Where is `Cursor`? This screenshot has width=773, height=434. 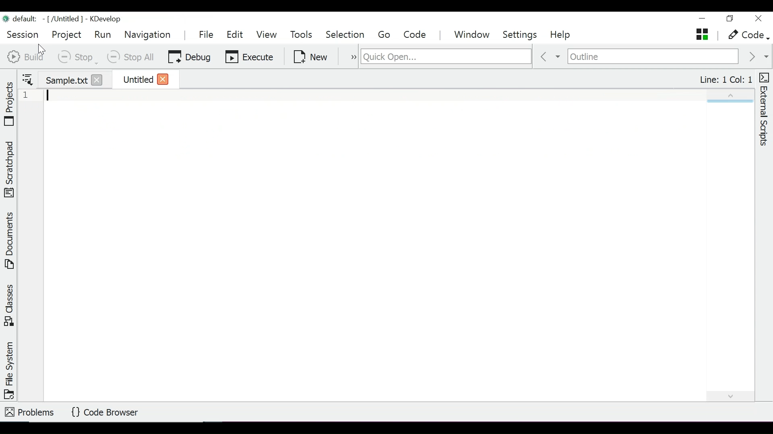 Cursor is located at coordinates (43, 48).